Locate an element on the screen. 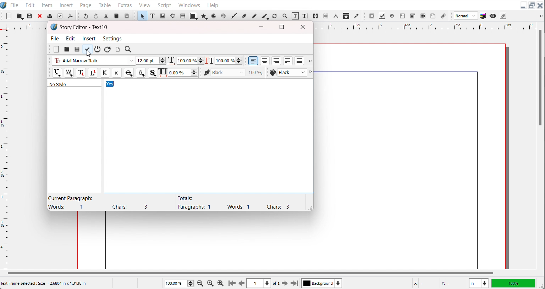  Reload from the text frame is located at coordinates (108, 49).